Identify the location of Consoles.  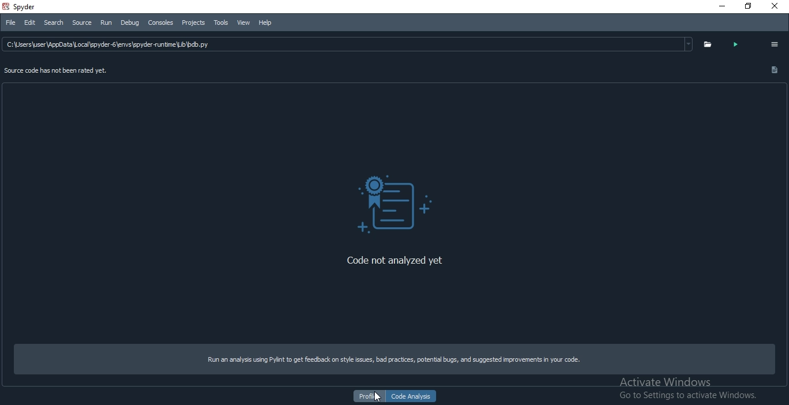
(161, 24).